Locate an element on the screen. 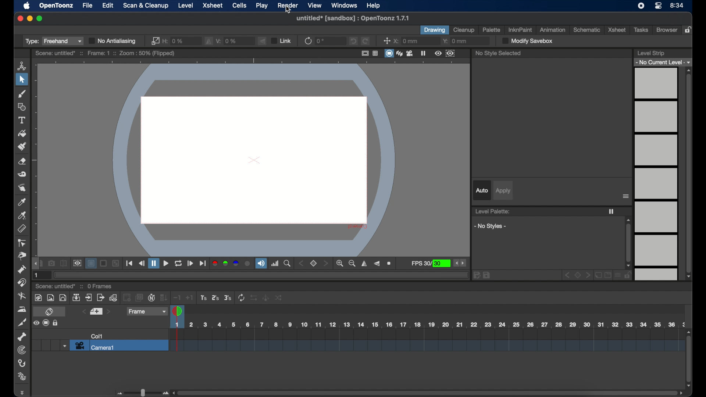 The height and width of the screenshot is (397, 706). control point editor tool is located at coordinates (22, 243).